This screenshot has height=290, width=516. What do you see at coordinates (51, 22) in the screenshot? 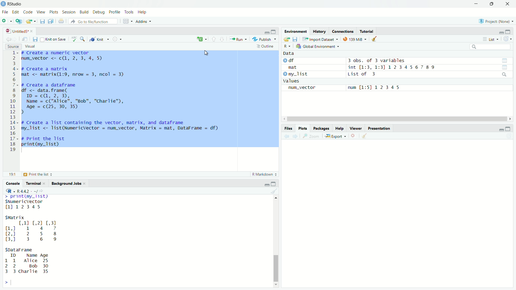
I see `copy` at bounding box center [51, 22].